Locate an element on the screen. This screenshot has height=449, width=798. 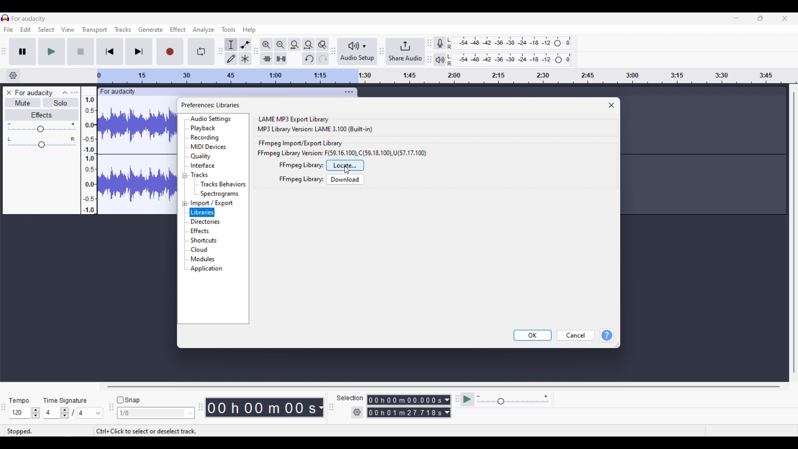
Generate menu is located at coordinates (151, 30).